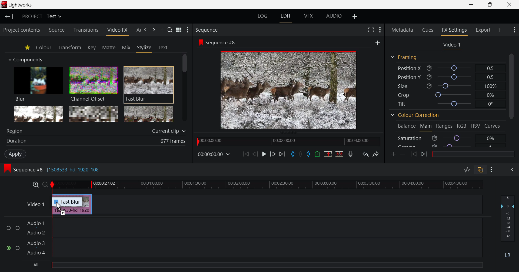 The height and width of the screenshot is (272, 519). Describe the element at coordinates (492, 126) in the screenshot. I see `Curves` at that location.